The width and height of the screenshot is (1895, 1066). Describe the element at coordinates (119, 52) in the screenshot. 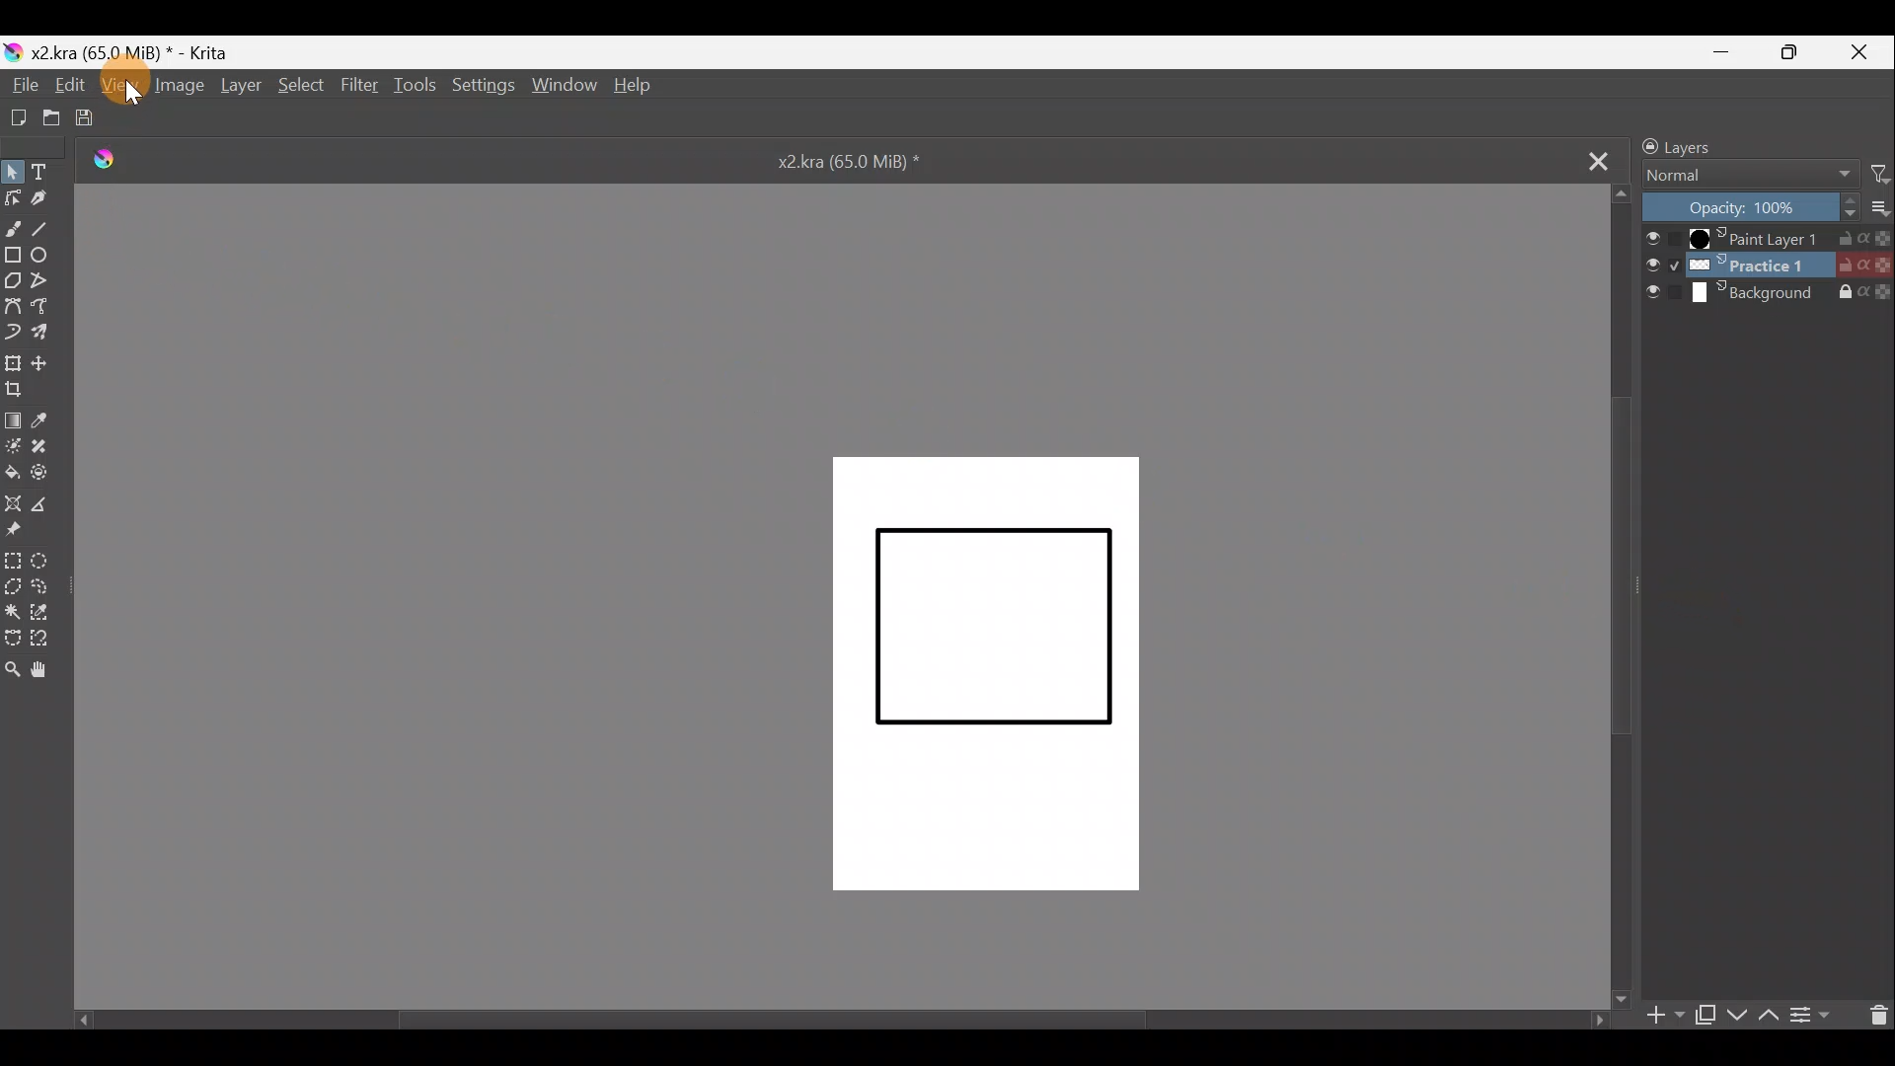

I see `x2.kra` at that location.